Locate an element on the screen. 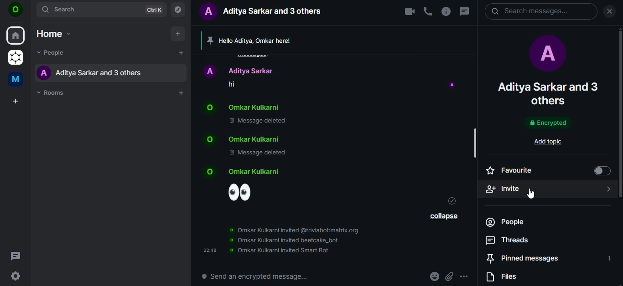  collapse is located at coordinates (443, 217).